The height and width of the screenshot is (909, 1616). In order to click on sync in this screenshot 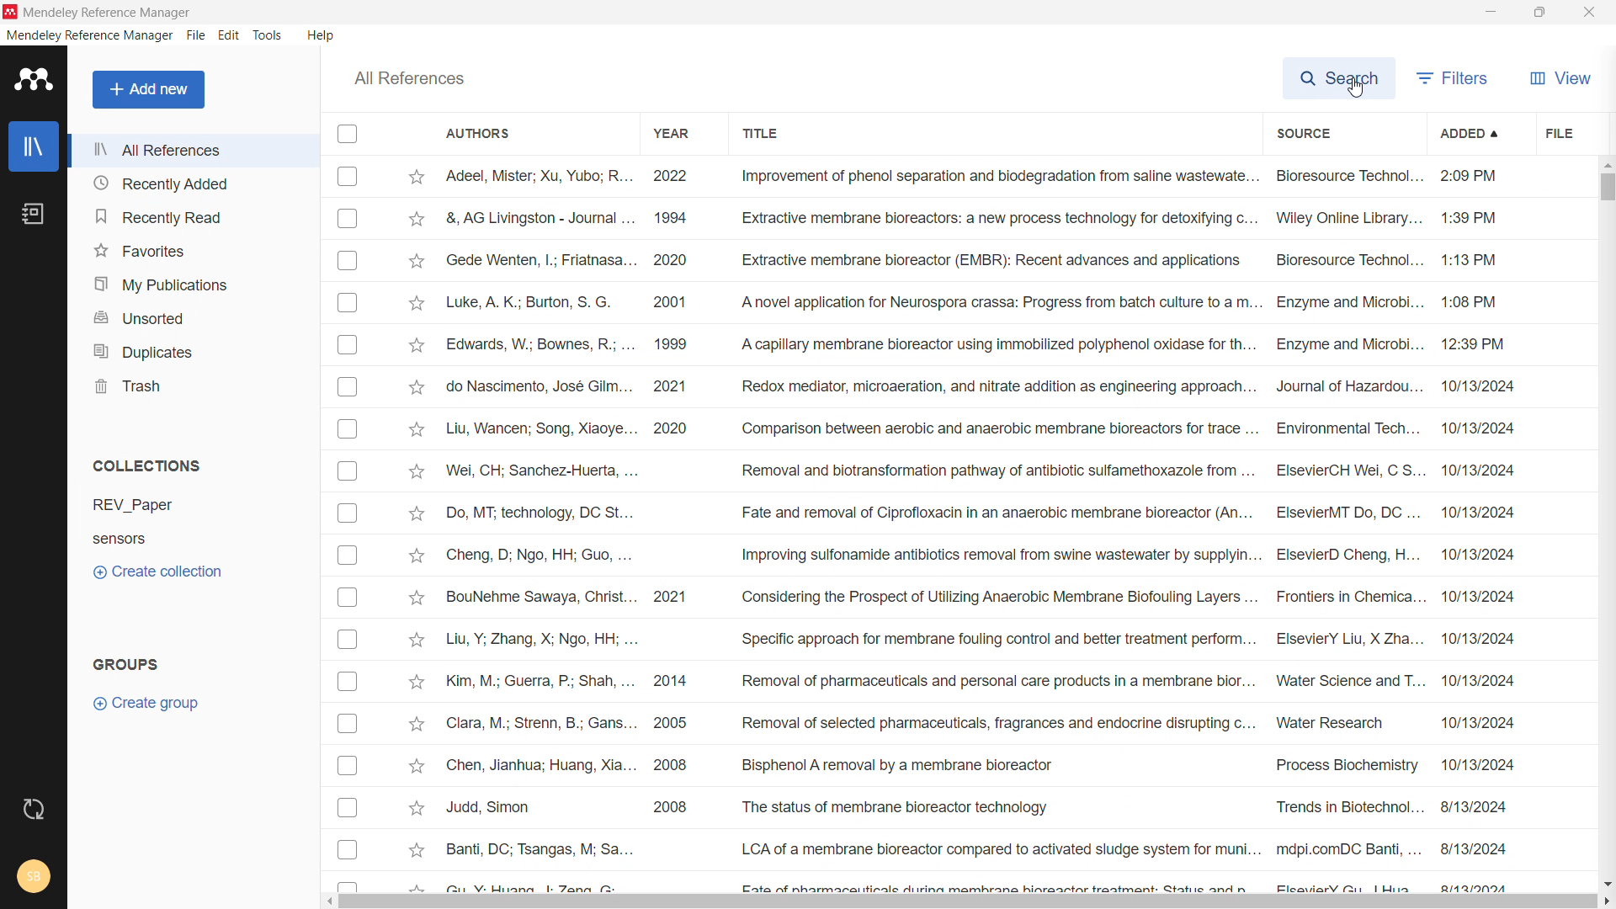, I will do `click(33, 810)`.